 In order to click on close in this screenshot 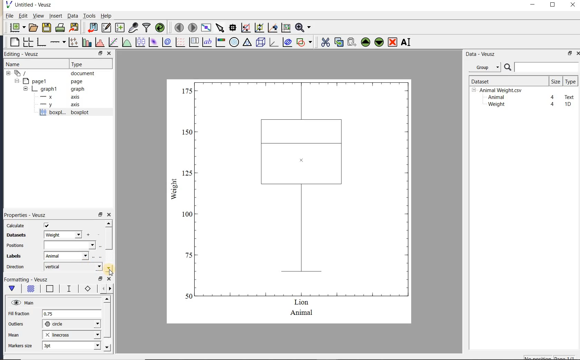, I will do `click(573, 5)`.